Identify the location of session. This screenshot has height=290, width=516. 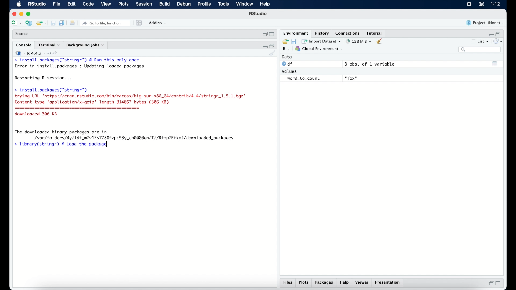
(144, 4).